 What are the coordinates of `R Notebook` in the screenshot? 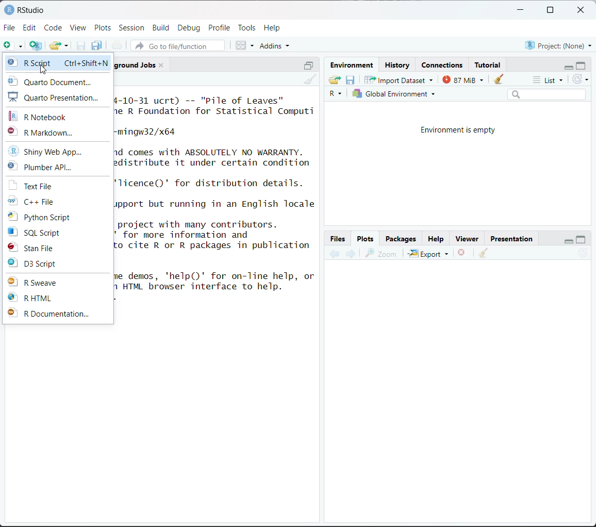 It's located at (39, 117).